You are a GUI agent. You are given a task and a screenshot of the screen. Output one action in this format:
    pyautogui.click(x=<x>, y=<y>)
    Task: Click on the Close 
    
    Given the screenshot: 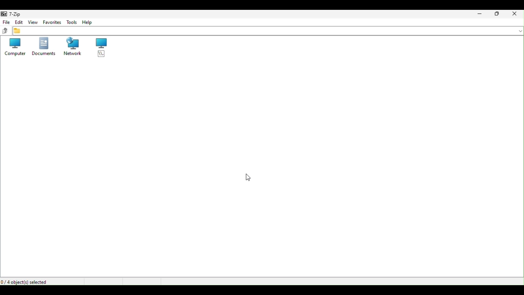 What is the action you would take?
    pyautogui.click(x=515, y=15)
    